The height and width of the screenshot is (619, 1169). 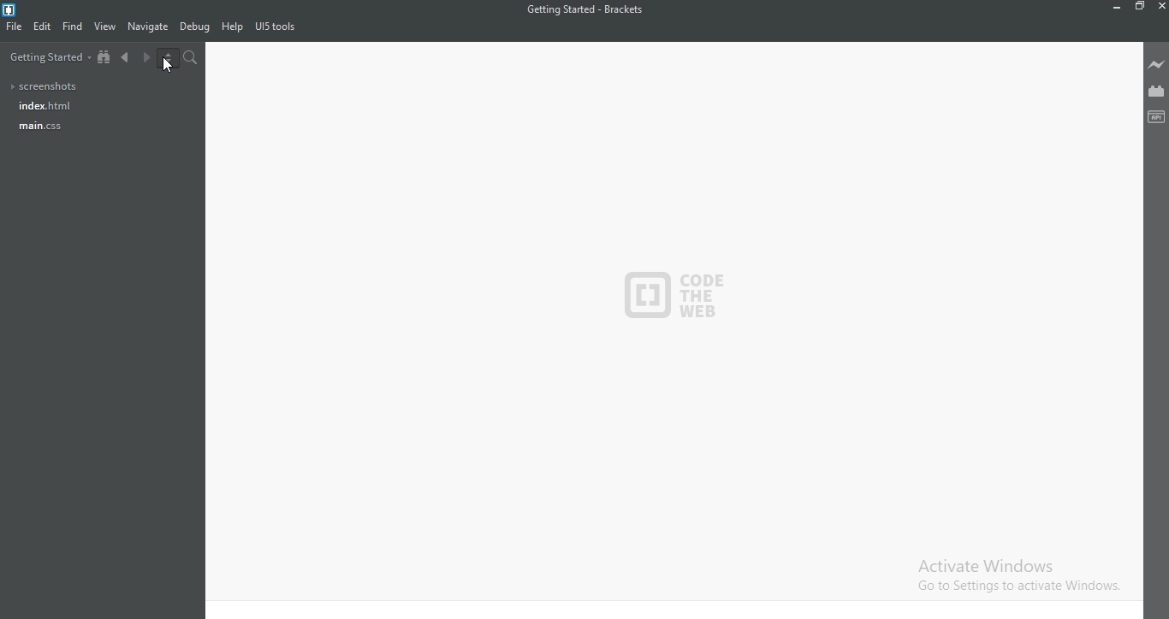 I want to click on Screenshots, so click(x=46, y=87).